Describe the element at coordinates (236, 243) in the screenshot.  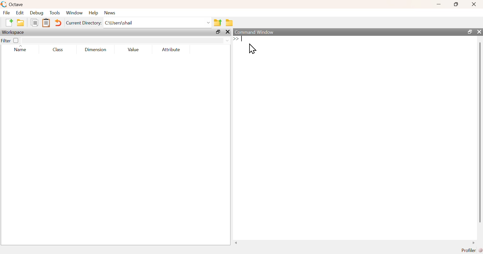
I see `scroll left` at that location.